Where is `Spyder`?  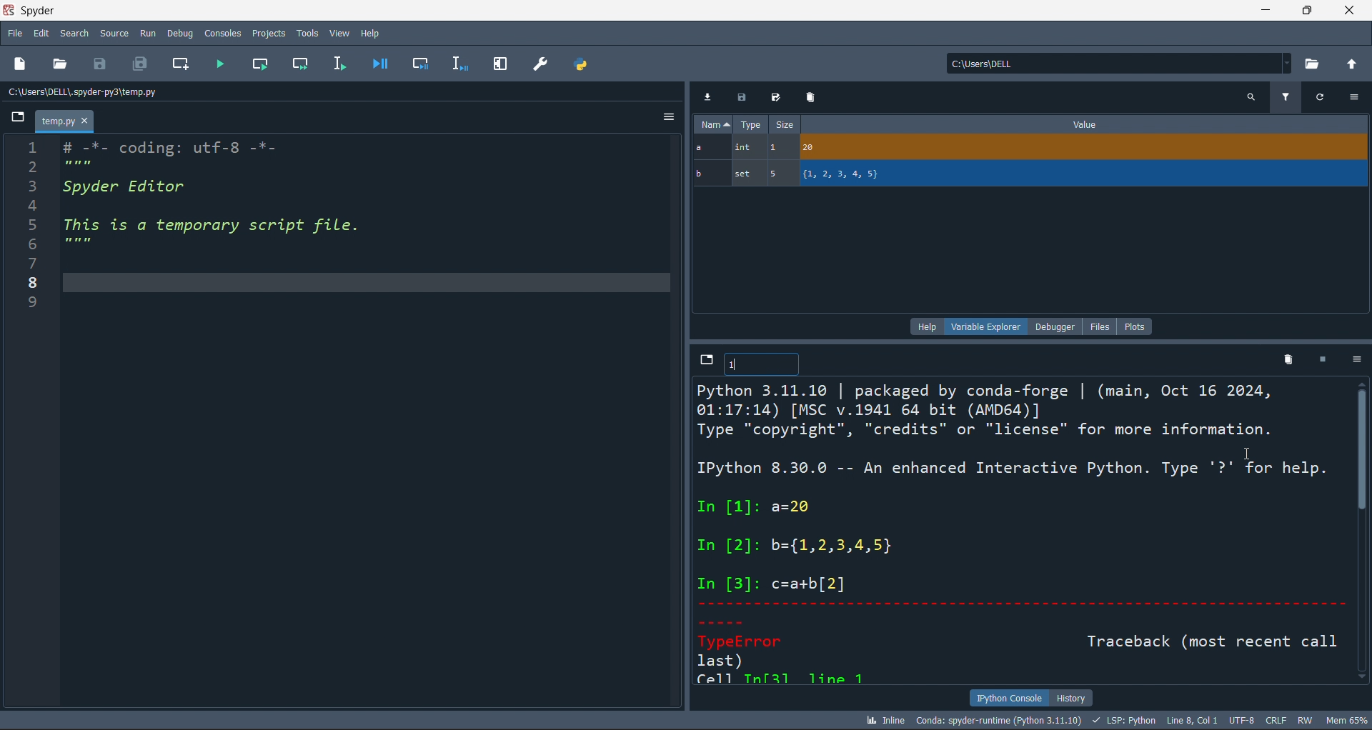 Spyder is located at coordinates (78, 11).